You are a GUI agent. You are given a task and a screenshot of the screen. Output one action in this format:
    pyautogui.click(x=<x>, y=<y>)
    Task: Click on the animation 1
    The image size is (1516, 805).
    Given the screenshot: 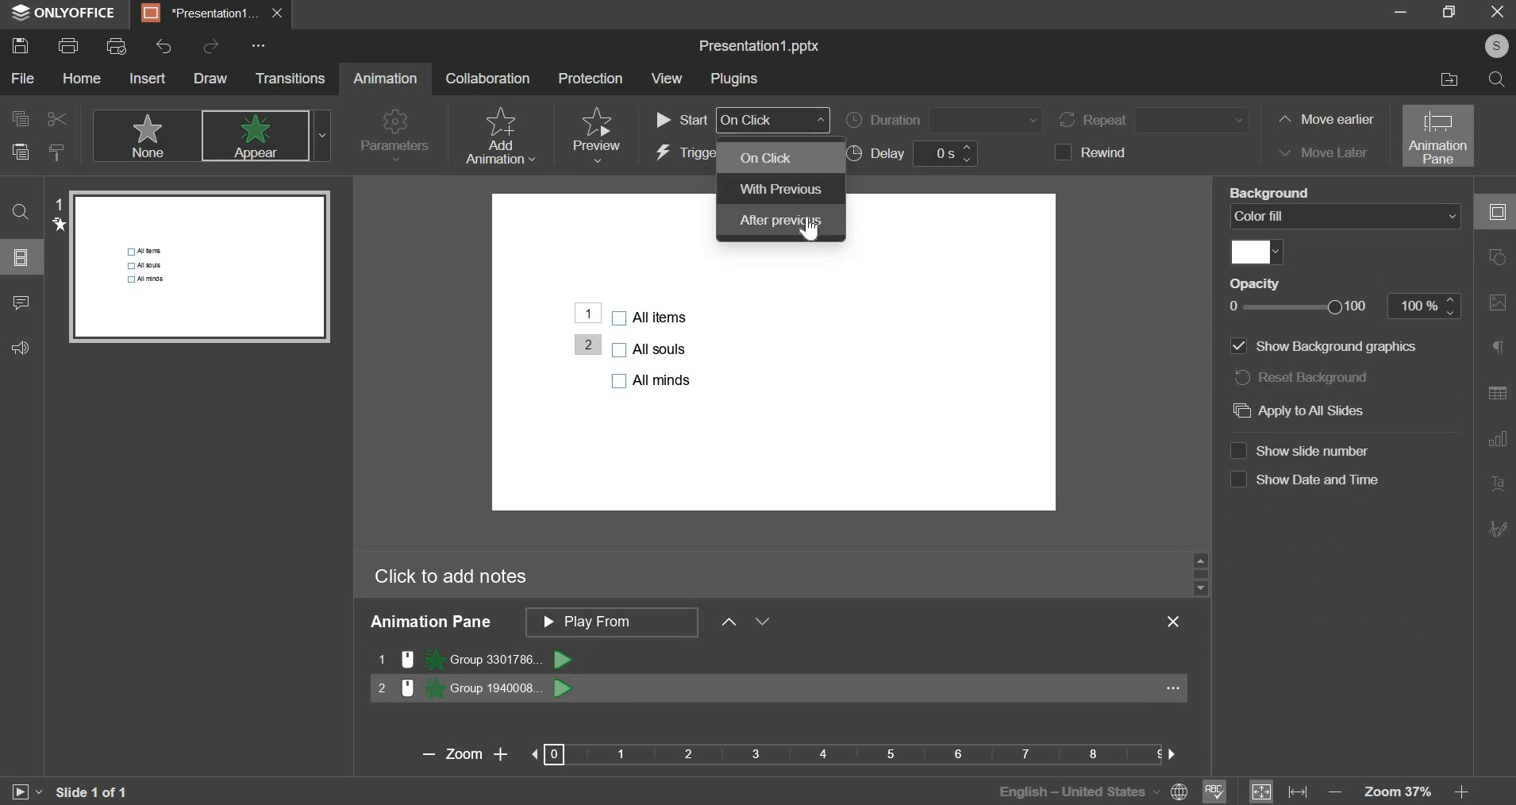 What is the action you would take?
    pyautogui.click(x=474, y=659)
    